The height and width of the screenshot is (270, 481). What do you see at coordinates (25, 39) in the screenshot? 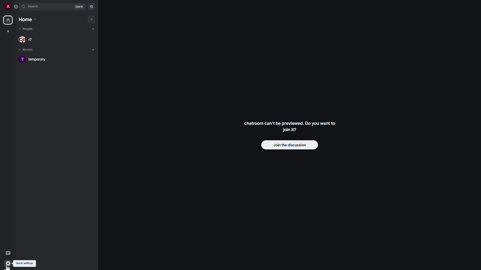
I see `people` at bounding box center [25, 39].